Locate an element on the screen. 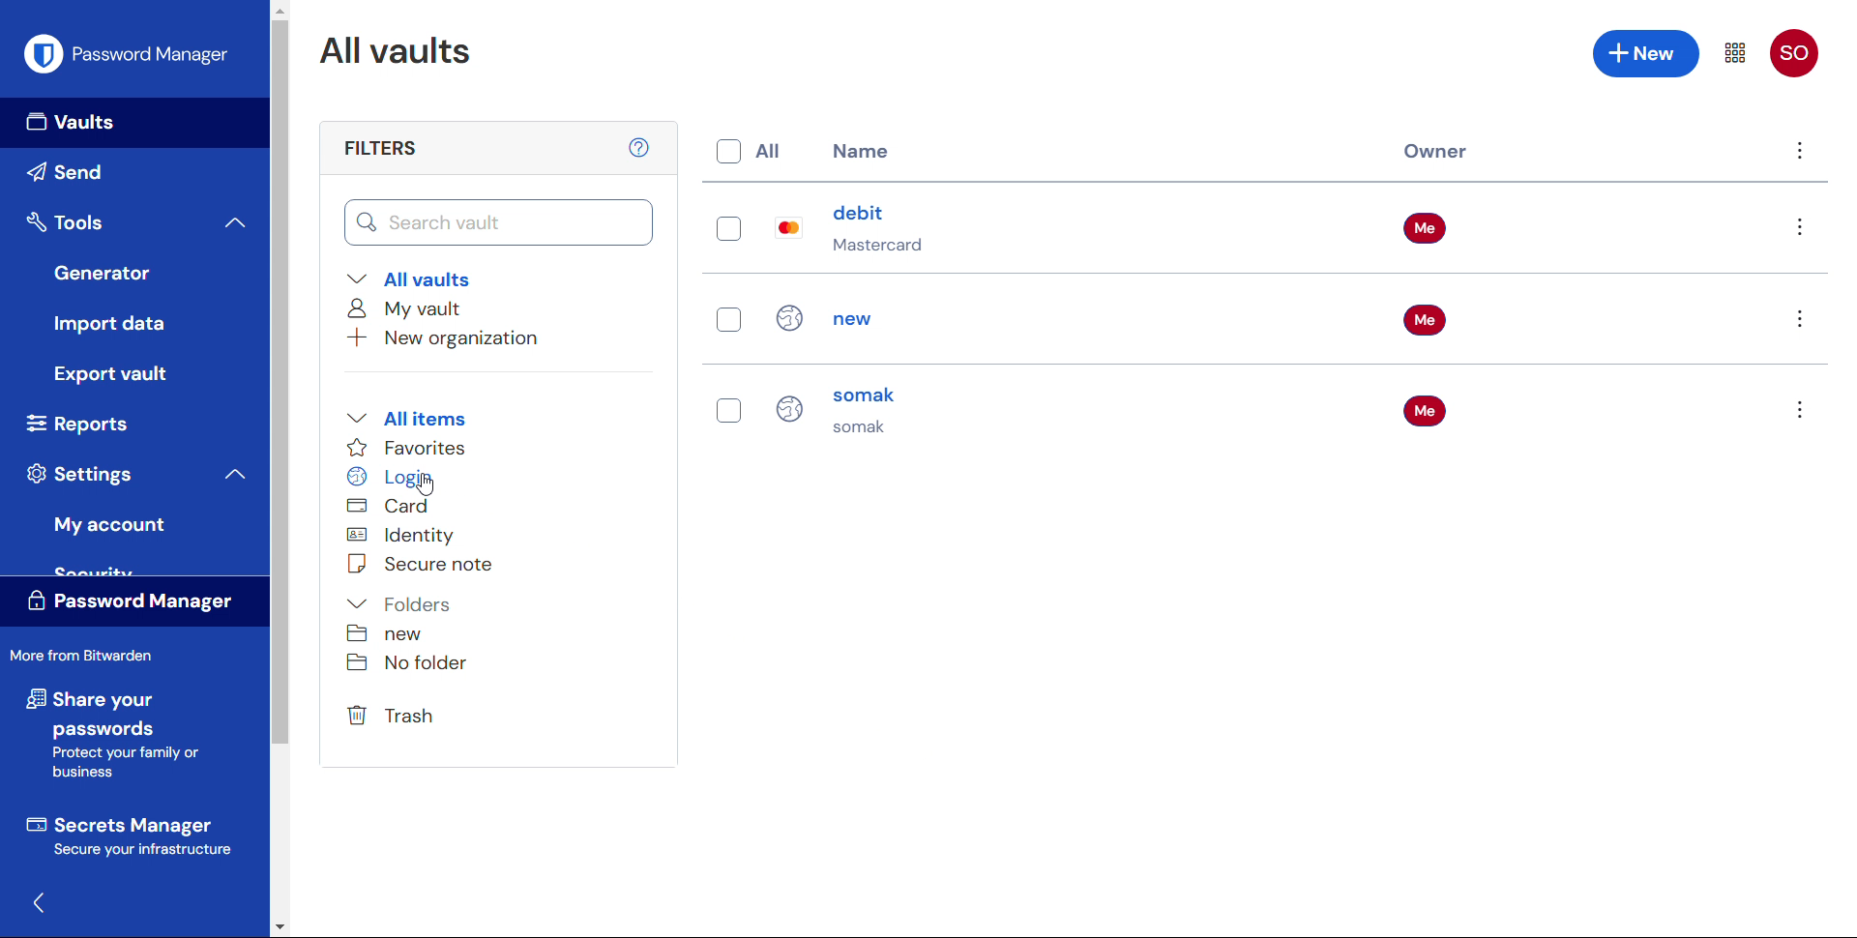  Password manager  is located at coordinates (133, 603).